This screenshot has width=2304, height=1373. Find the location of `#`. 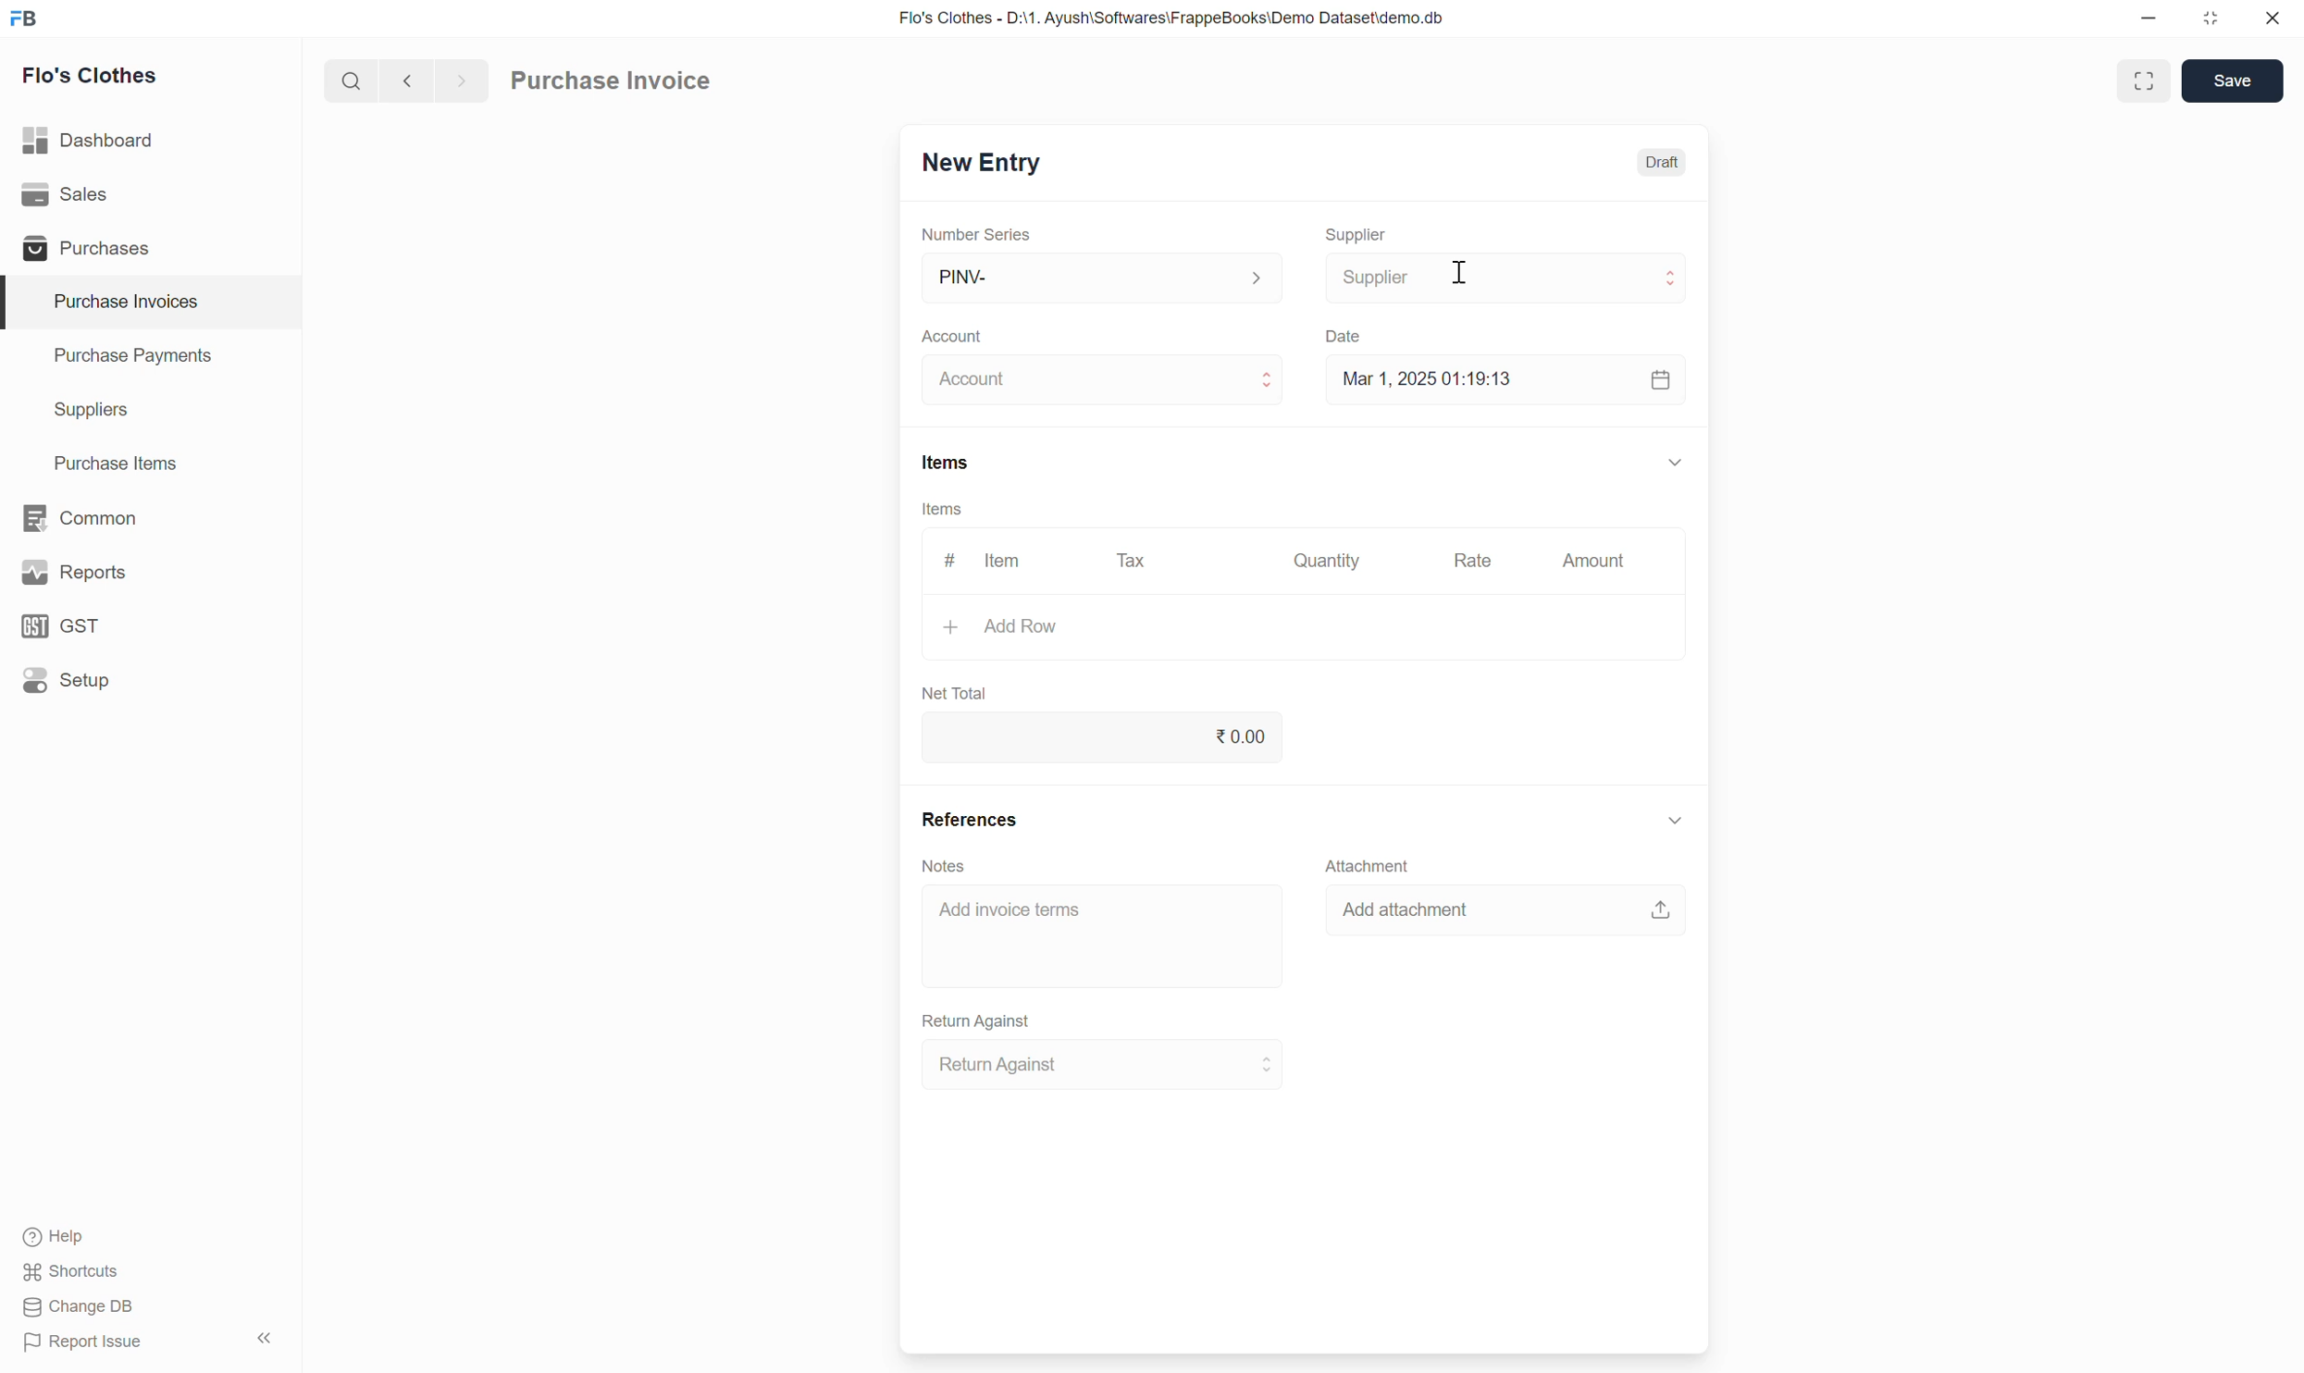

# is located at coordinates (948, 555).